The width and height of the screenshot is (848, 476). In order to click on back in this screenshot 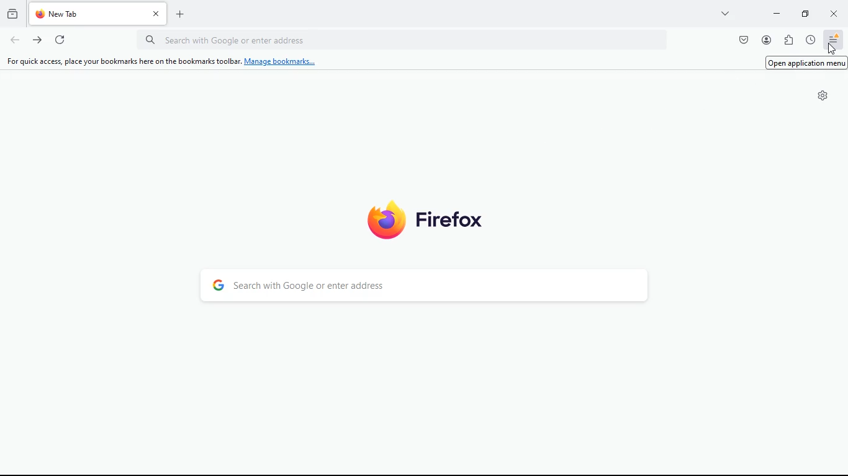, I will do `click(14, 40)`.